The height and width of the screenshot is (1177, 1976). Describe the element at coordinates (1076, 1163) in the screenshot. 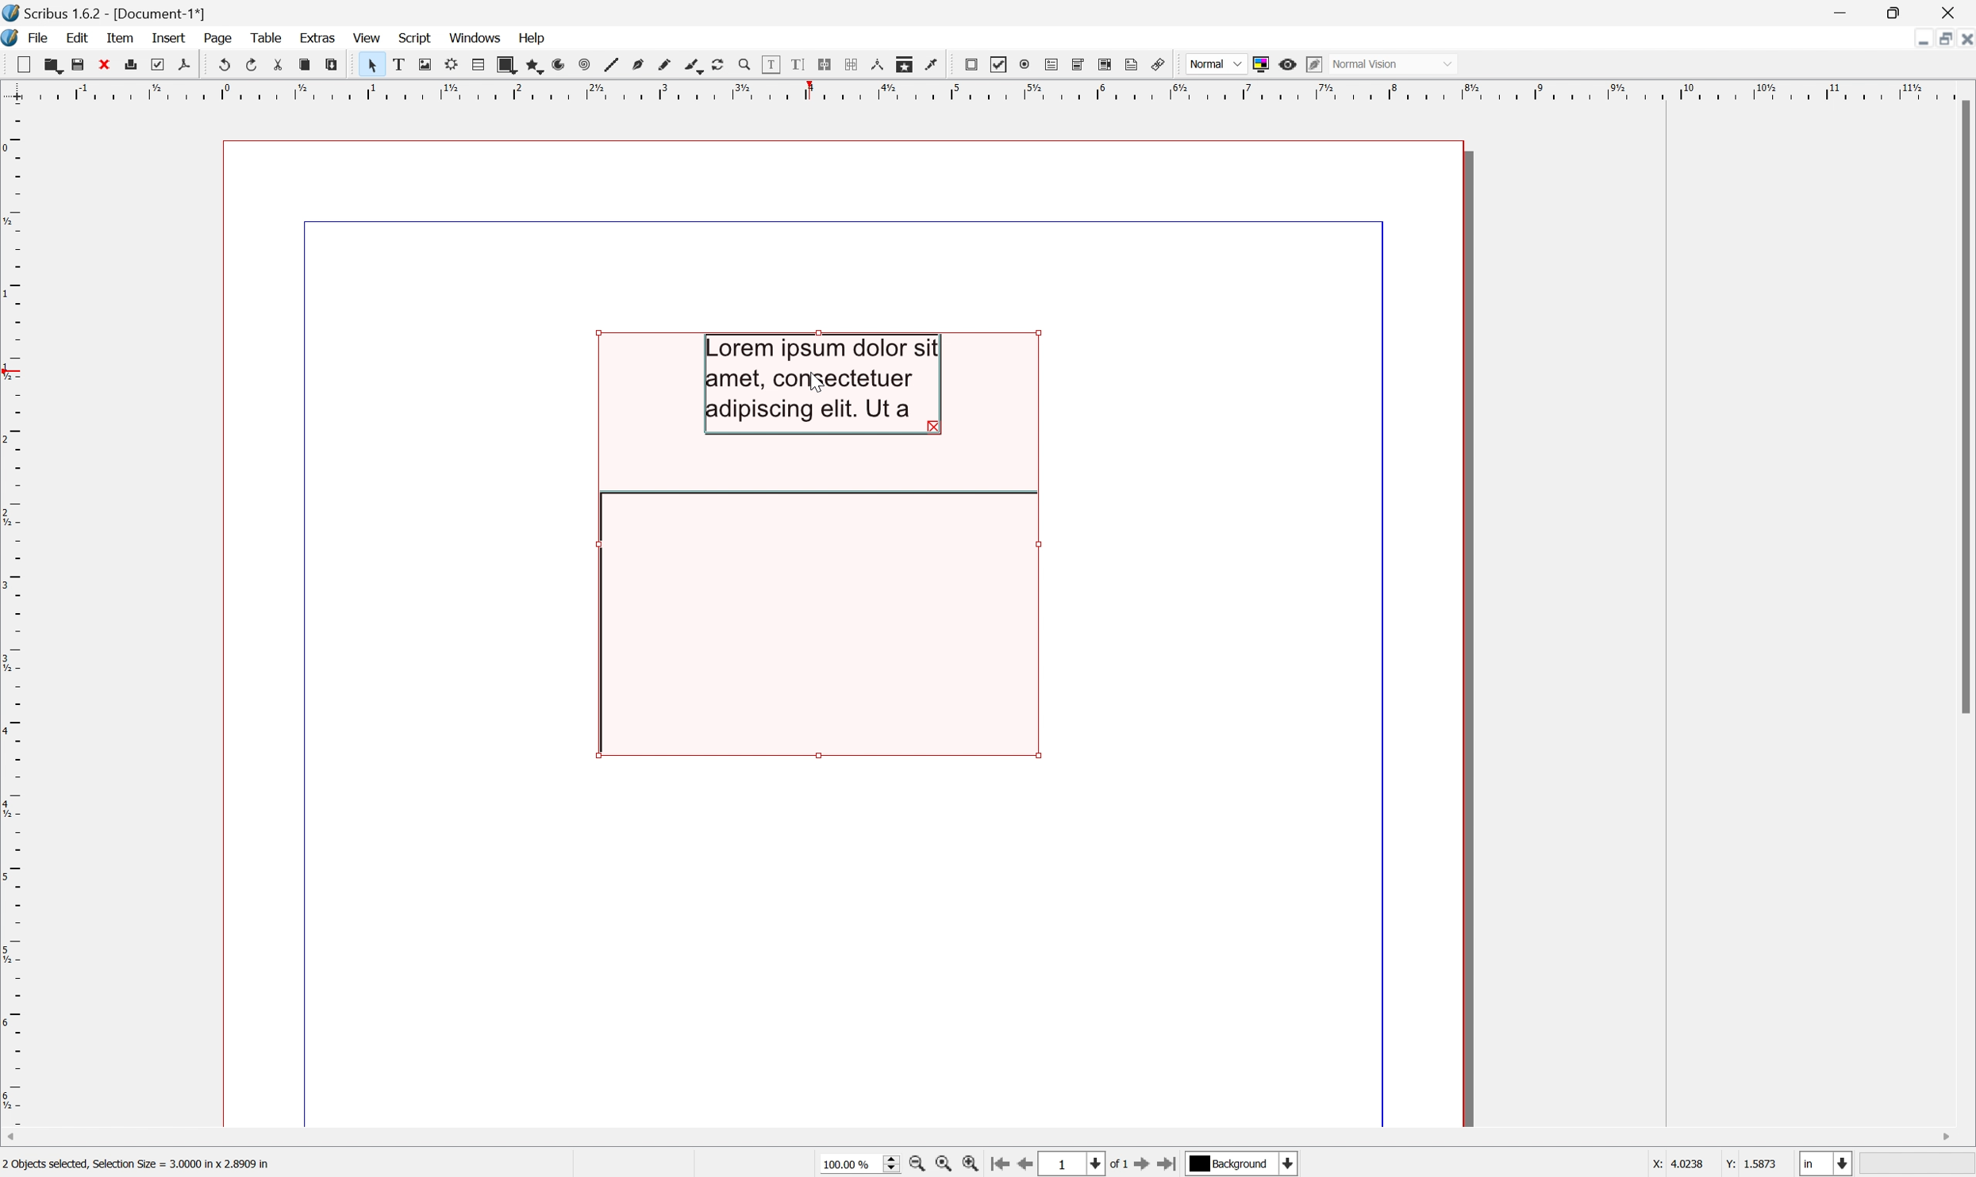

I see `Select the current page` at that location.